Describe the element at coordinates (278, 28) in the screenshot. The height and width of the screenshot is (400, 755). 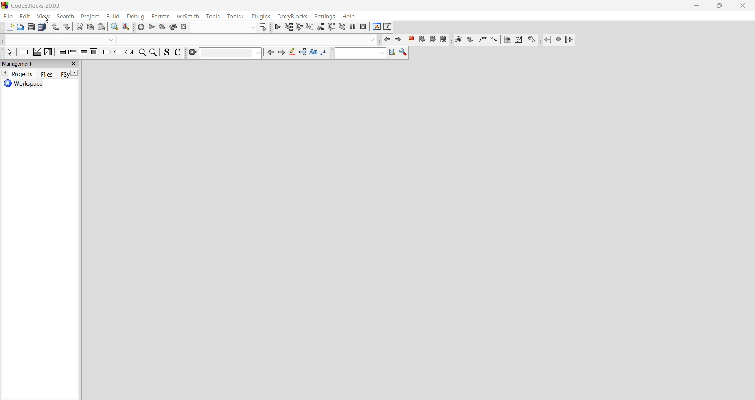
I see `debug/continue` at that location.